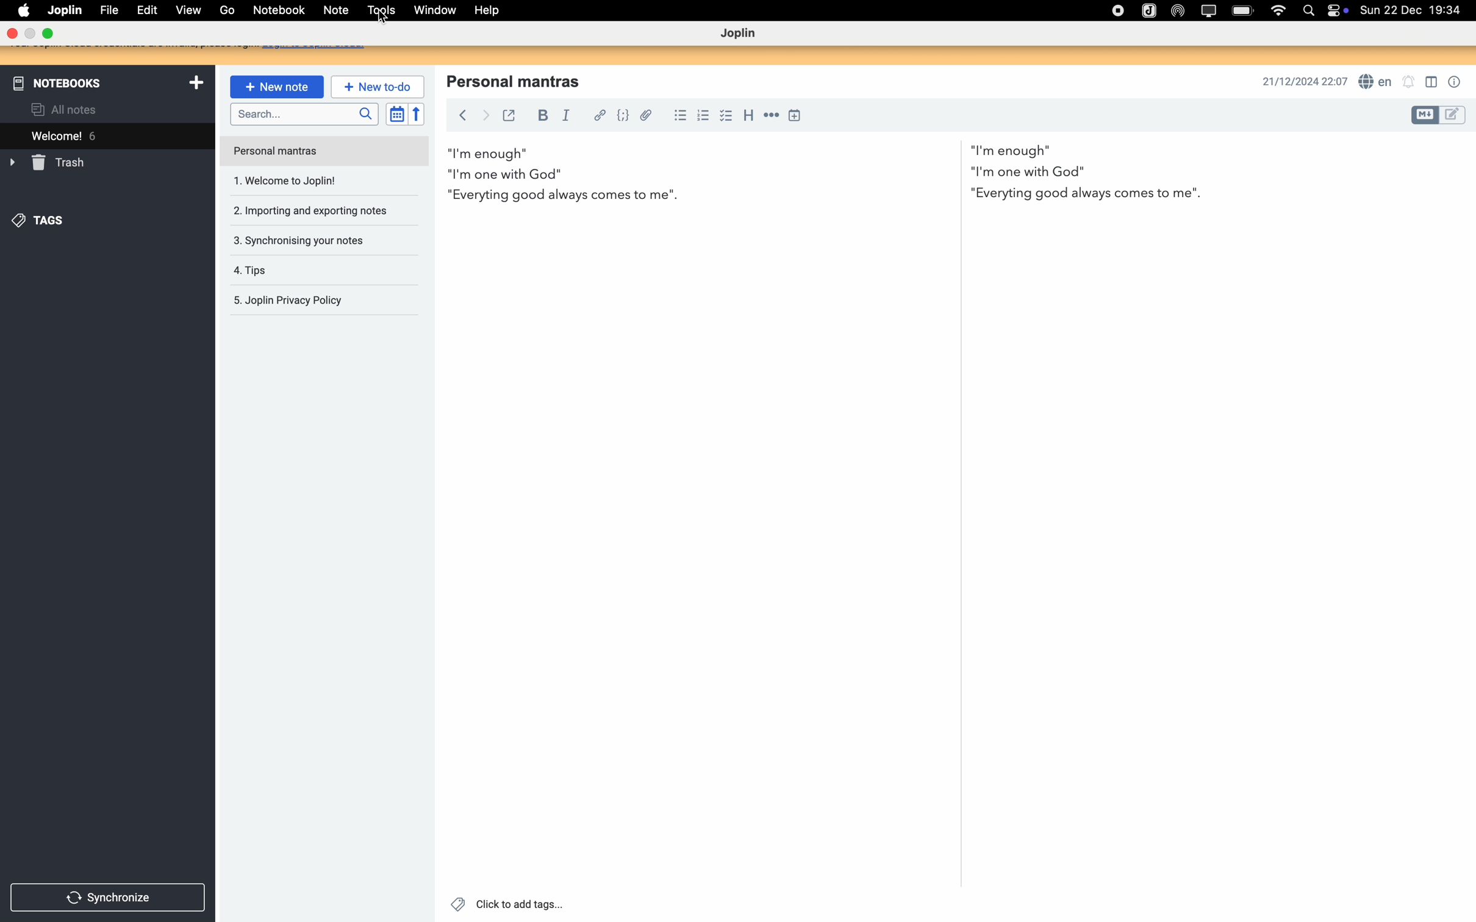 This screenshot has height=922, width=1476. What do you see at coordinates (377, 12) in the screenshot?
I see `click on tools` at bounding box center [377, 12].